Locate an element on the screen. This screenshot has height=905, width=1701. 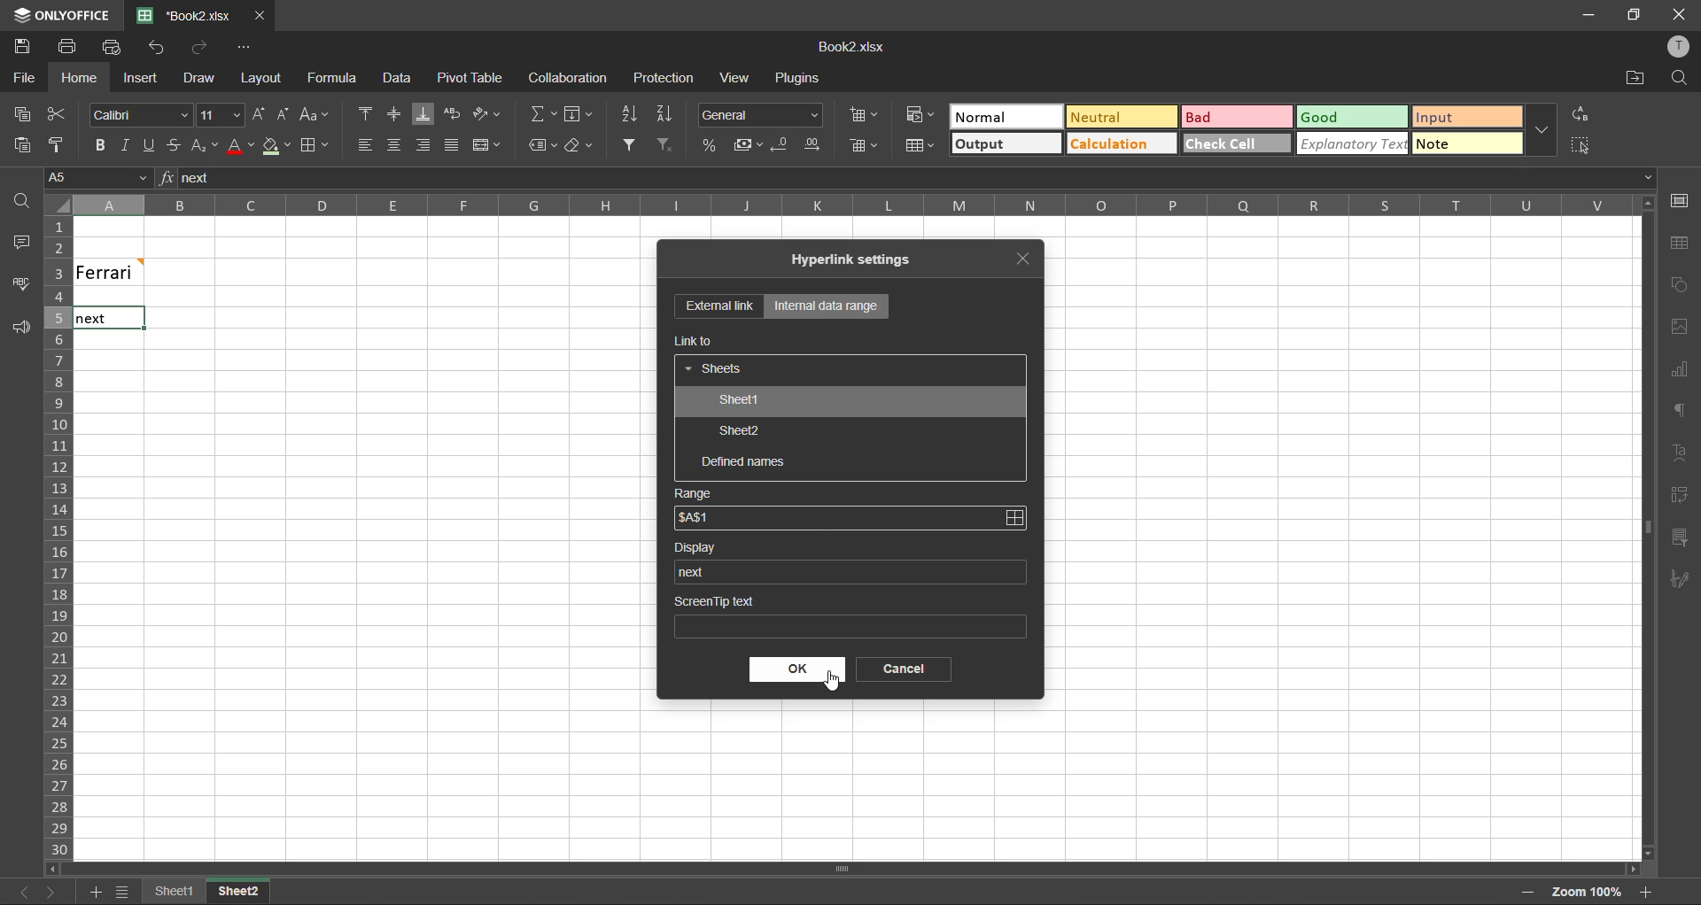
number format is located at coordinates (762, 115).